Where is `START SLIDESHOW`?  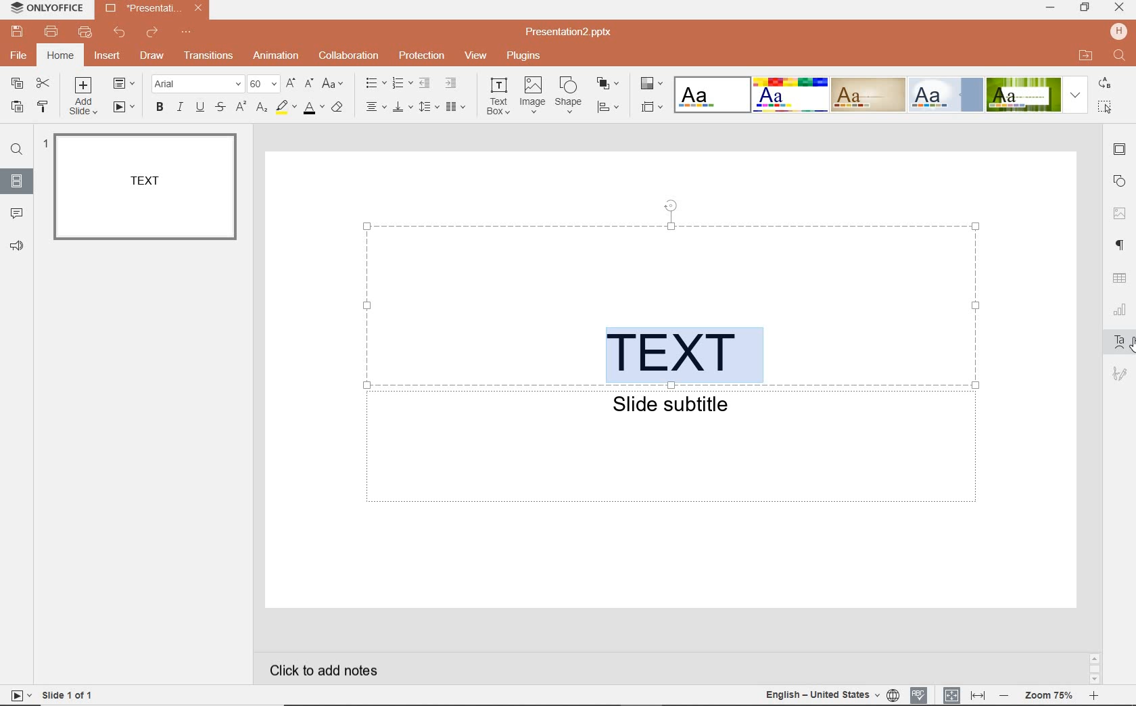 START SLIDESHOW is located at coordinates (124, 108).